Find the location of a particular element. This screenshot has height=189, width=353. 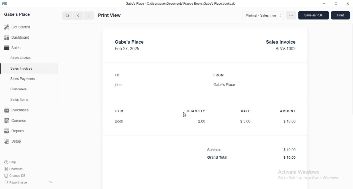

toggle maximize is located at coordinates (336, 3).